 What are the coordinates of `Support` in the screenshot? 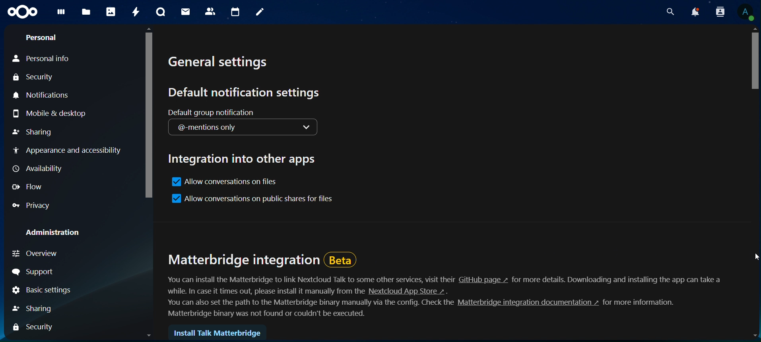 It's located at (35, 272).